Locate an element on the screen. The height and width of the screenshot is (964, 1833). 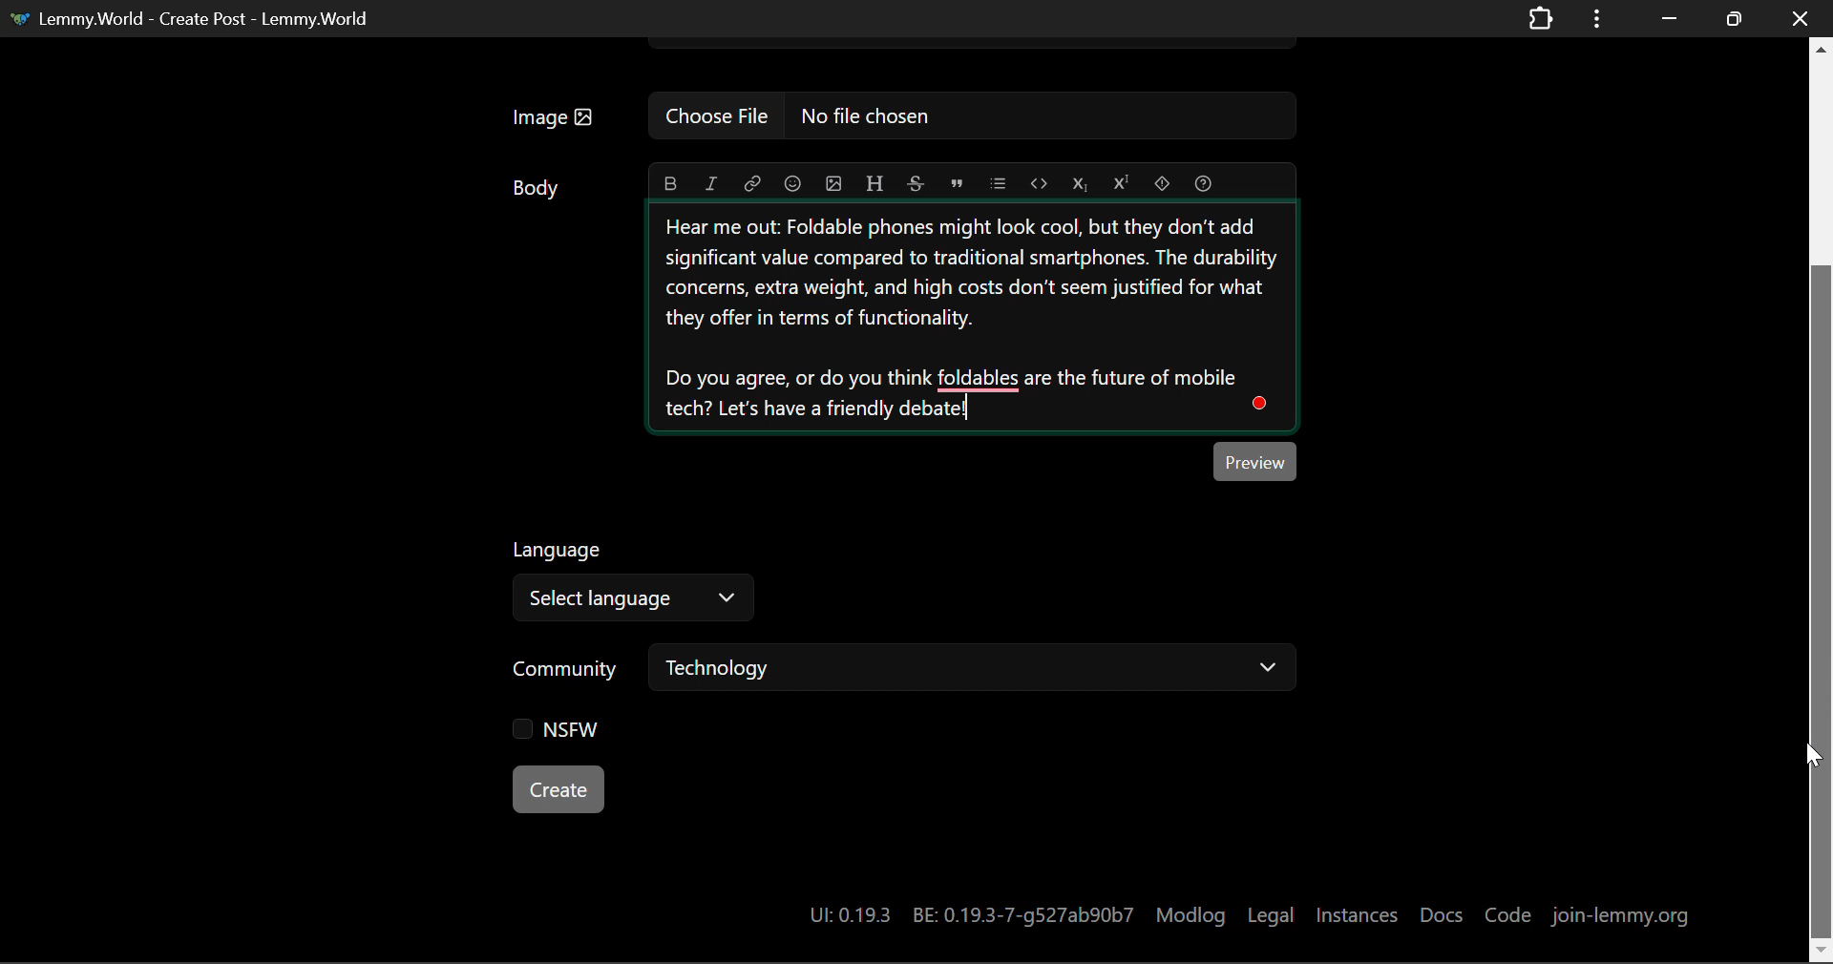
Unpopular Opinion Explainer is located at coordinates (974, 318).